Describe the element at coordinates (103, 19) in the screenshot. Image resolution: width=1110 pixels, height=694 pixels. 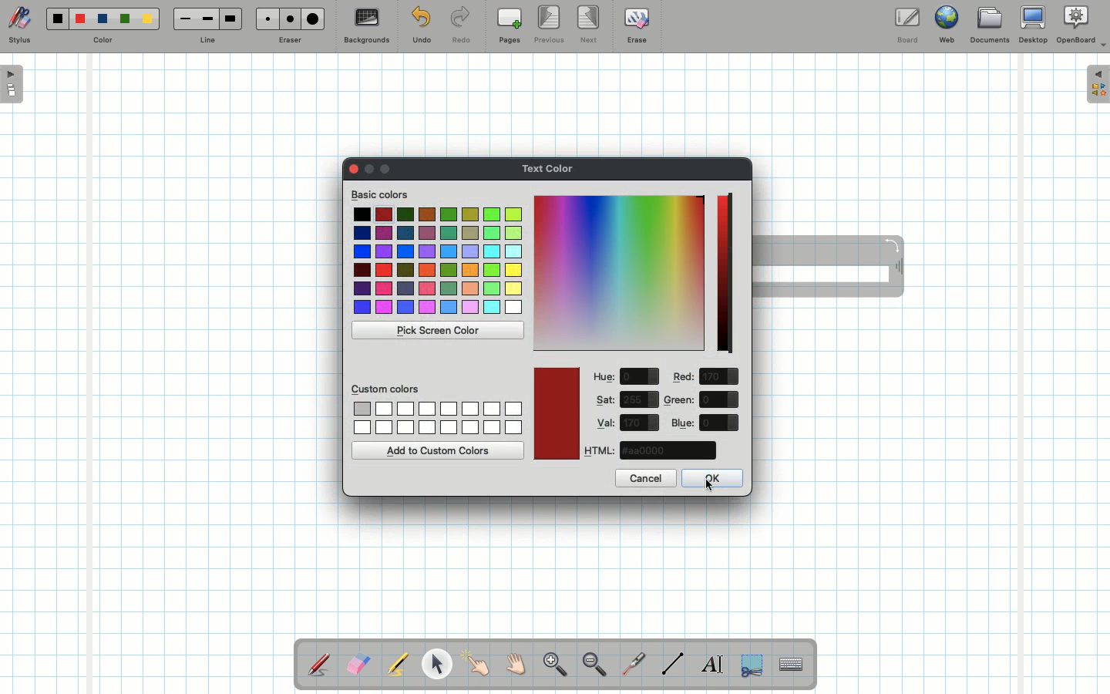
I see `Blue` at that location.